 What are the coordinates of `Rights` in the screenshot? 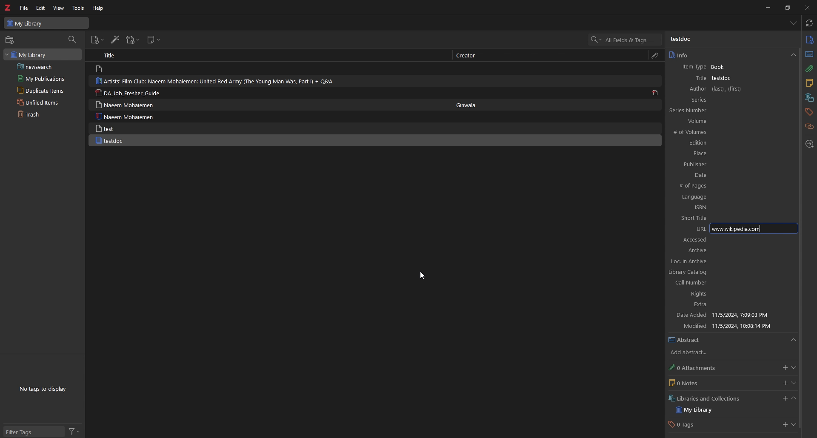 It's located at (728, 295).